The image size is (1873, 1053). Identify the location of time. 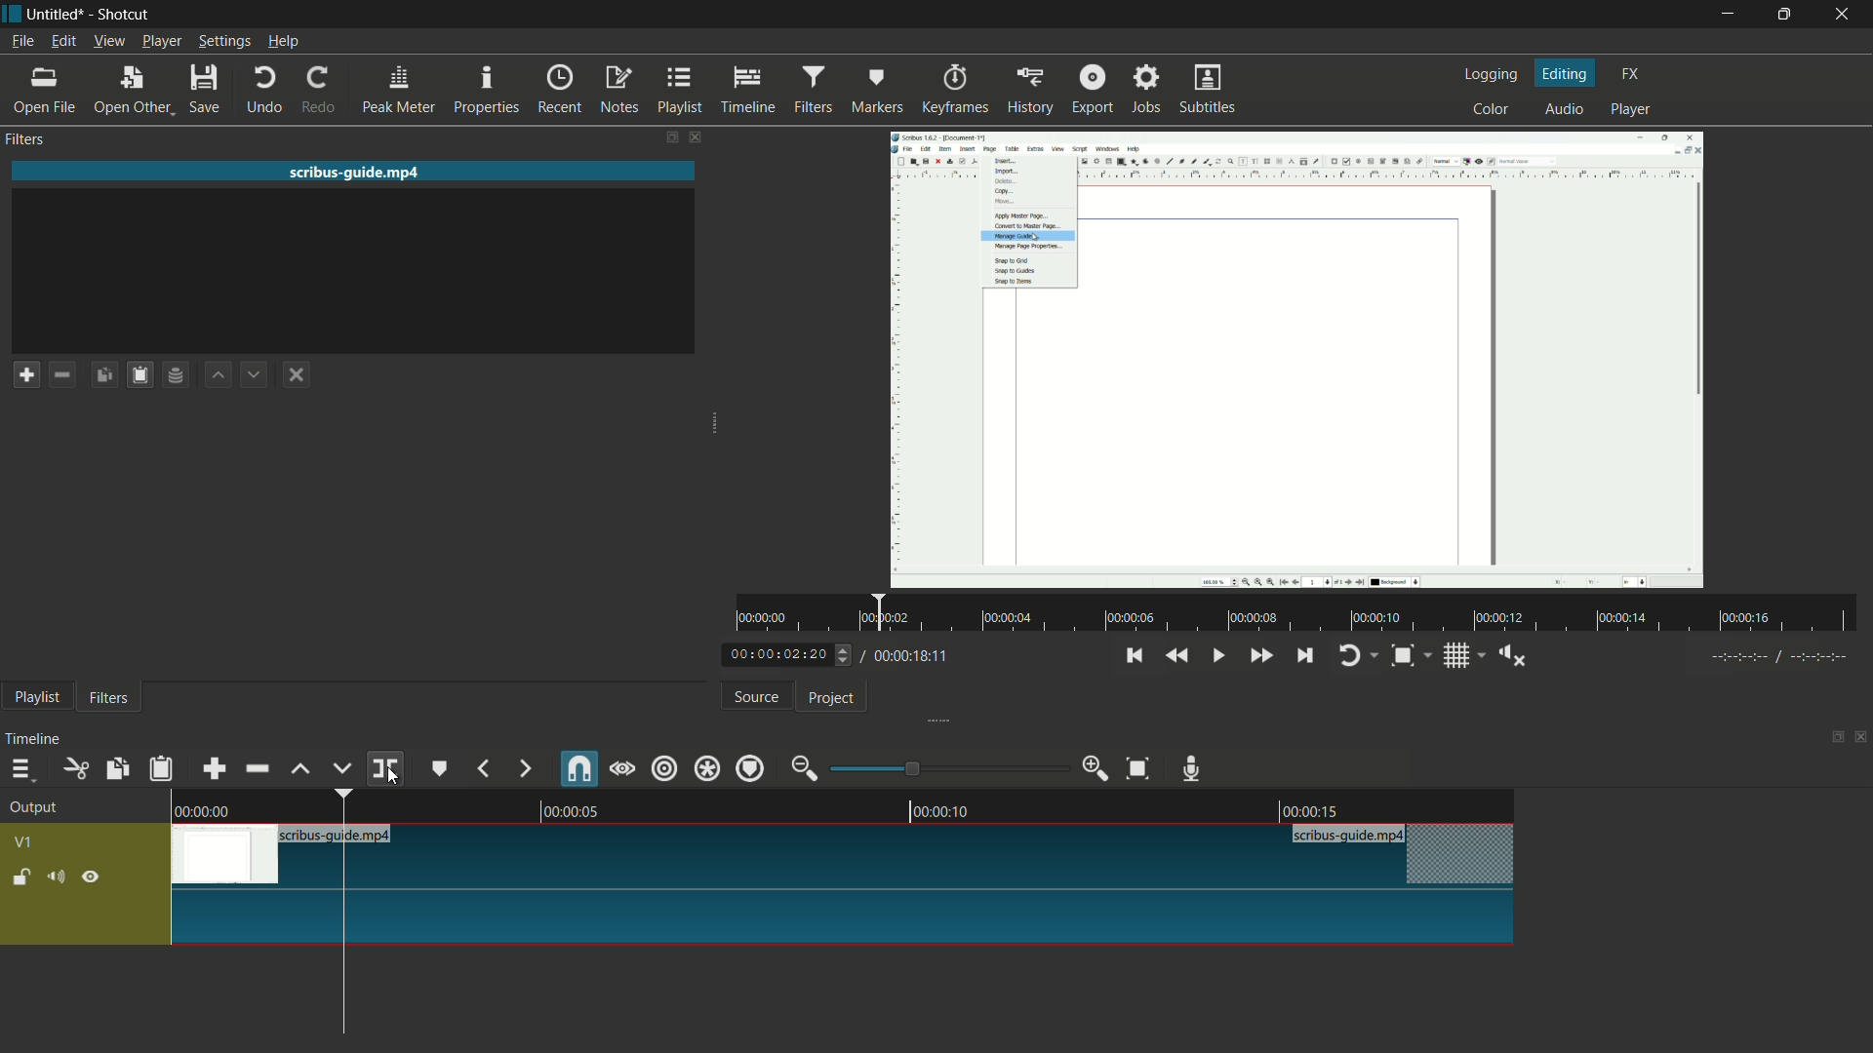
(1306, 614).